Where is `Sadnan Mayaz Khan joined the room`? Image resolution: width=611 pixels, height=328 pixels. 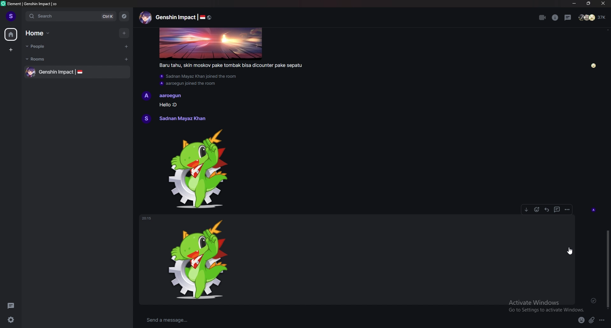
Sadnan Mayaz Khan joined the room is located at coordinates (198, 76).